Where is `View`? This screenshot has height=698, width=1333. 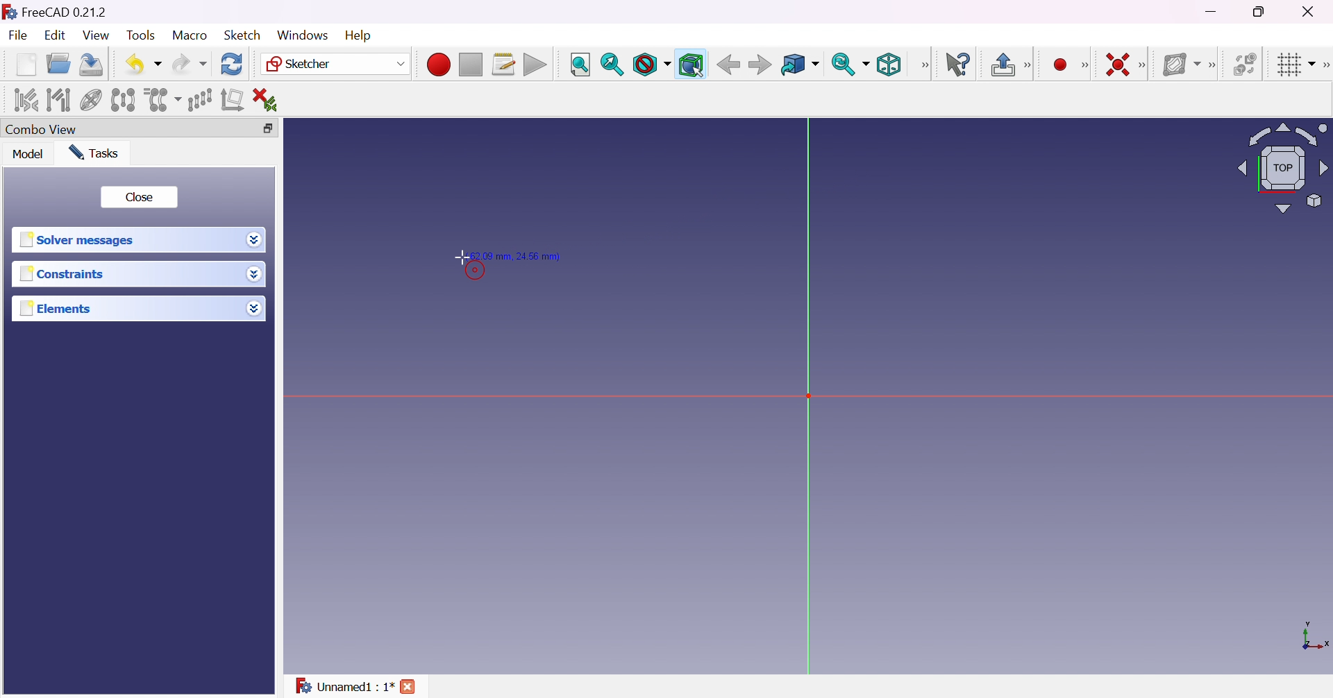
View is located at coordinates (925, 65).